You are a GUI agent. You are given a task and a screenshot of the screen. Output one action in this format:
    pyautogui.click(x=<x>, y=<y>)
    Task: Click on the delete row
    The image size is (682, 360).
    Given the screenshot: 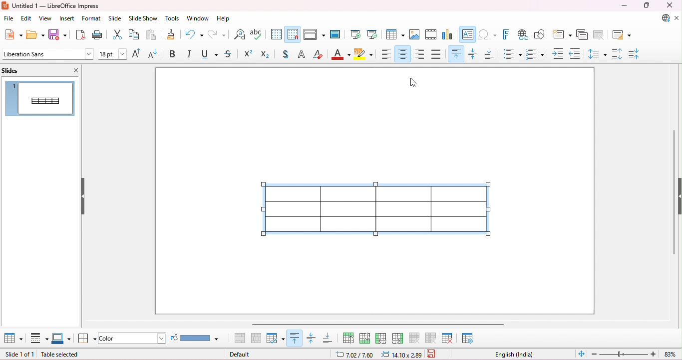 What is the action you would take?
    pyautogui.click(x=414, y=338)
    